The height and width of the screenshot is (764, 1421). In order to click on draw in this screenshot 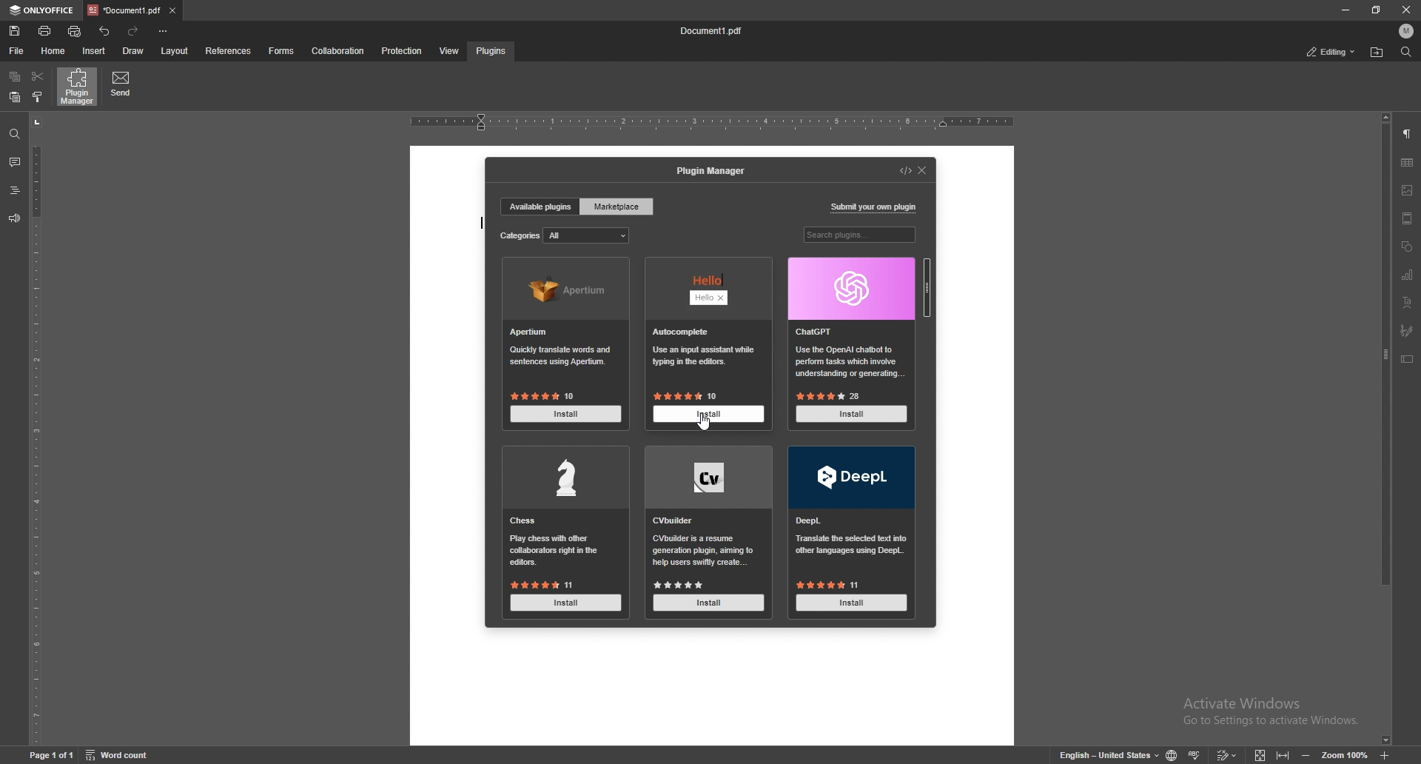, I will do `click(132, 52)`.